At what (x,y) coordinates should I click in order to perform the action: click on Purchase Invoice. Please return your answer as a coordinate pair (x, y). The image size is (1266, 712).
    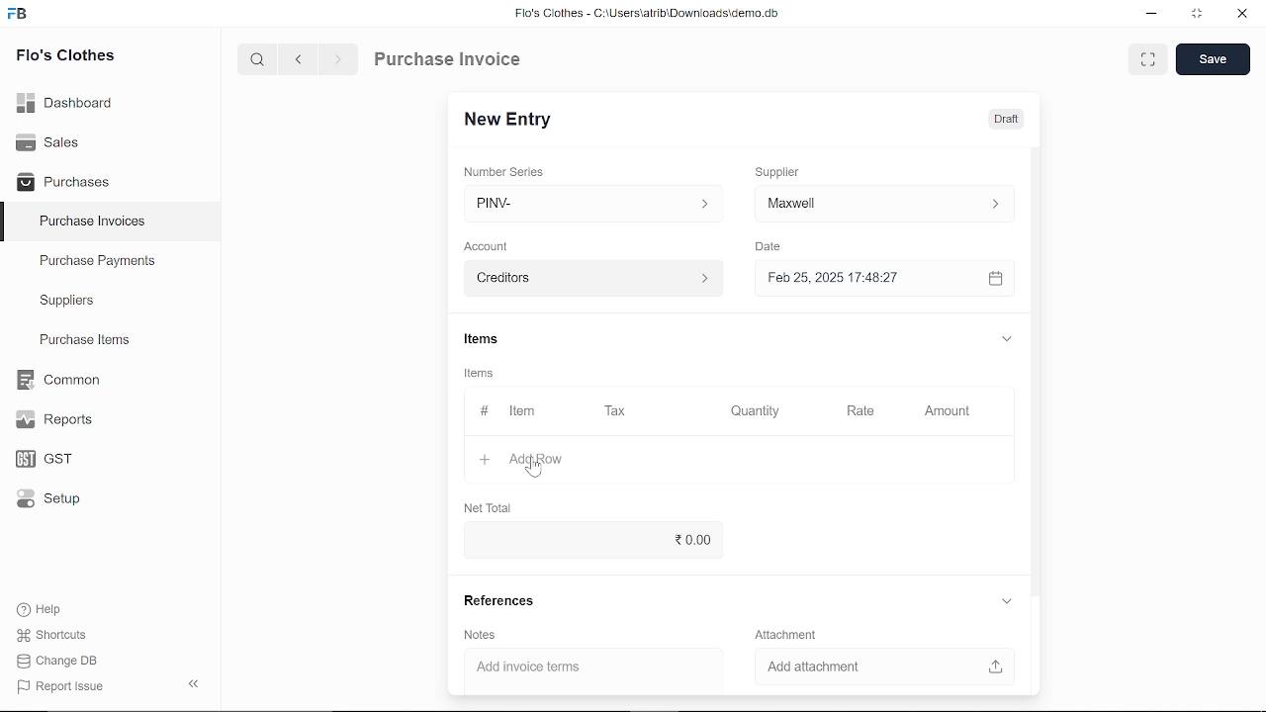
    Looking at the image, I should click on (451, 61).